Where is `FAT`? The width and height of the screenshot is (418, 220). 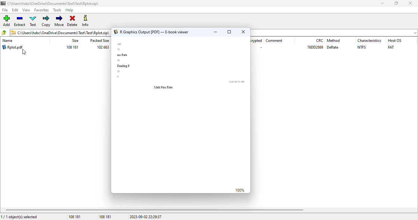 FAT is located at coordinates (391, 47).